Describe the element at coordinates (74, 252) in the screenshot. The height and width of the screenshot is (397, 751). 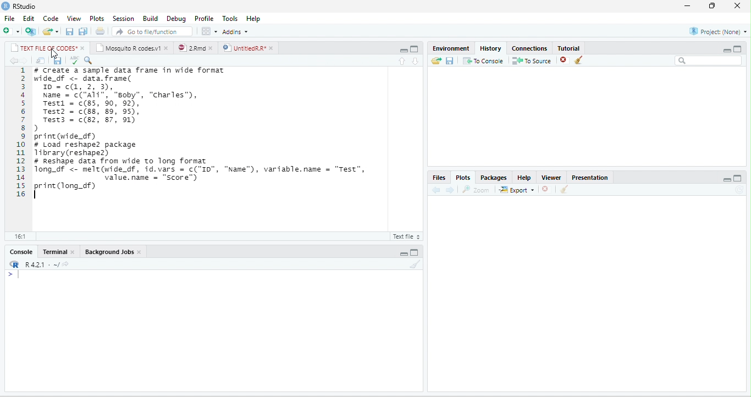
I see `close` at that location.